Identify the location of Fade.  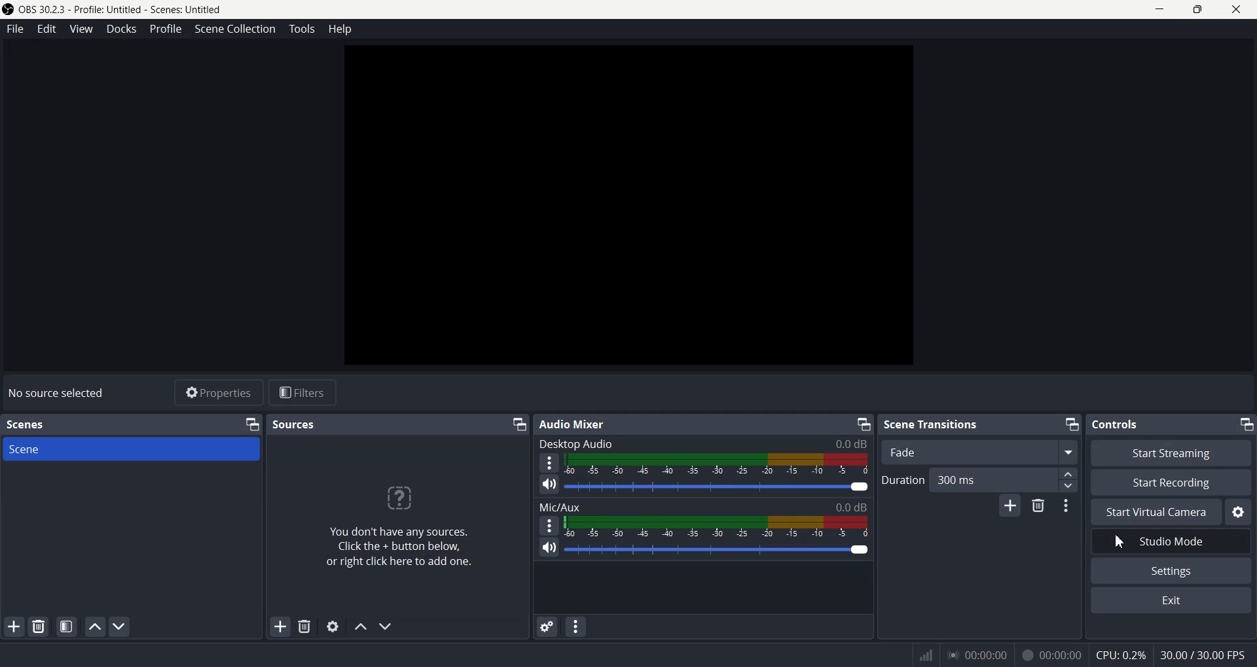
(979, 451).